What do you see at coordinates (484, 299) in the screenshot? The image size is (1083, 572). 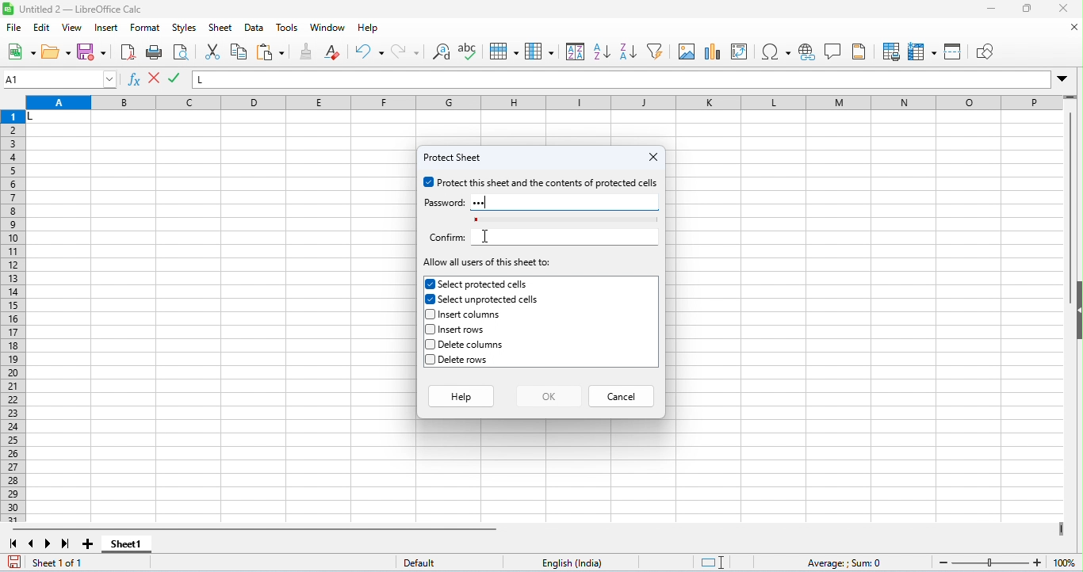 I see `select unprotected cells` at bounding box center [484, 299].